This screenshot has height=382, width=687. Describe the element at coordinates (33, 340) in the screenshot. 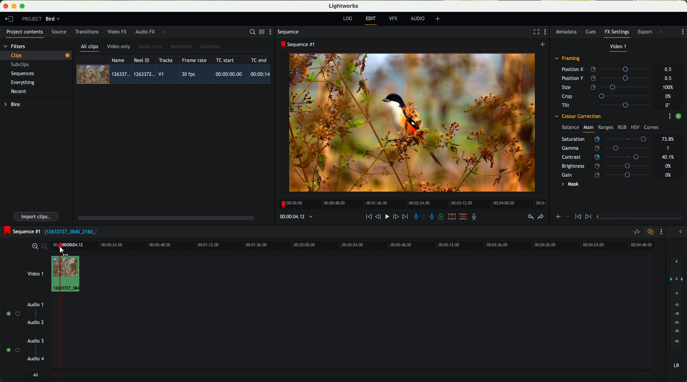

I see `audio 3` at that location.